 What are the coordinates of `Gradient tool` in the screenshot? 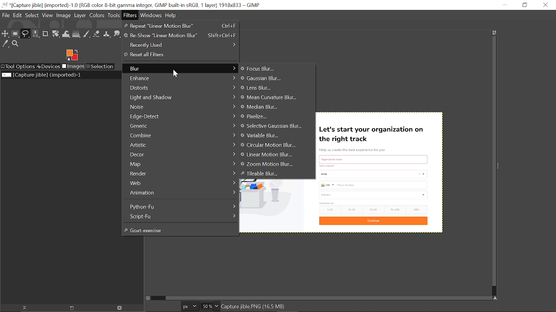 It's located at (76, 34).